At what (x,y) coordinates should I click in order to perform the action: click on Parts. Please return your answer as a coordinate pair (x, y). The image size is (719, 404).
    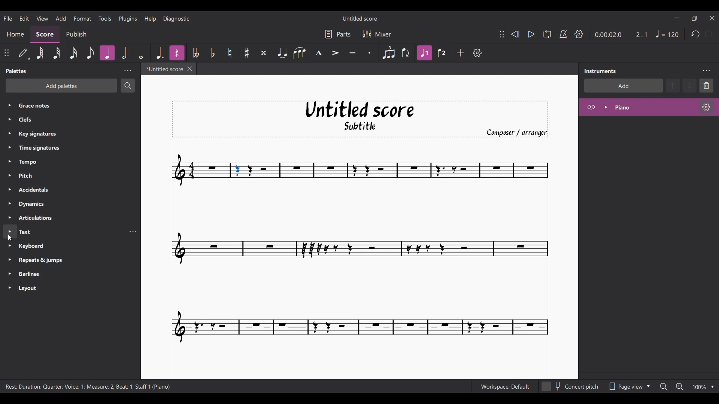
    Looking at the image, I should click on (337, 34).